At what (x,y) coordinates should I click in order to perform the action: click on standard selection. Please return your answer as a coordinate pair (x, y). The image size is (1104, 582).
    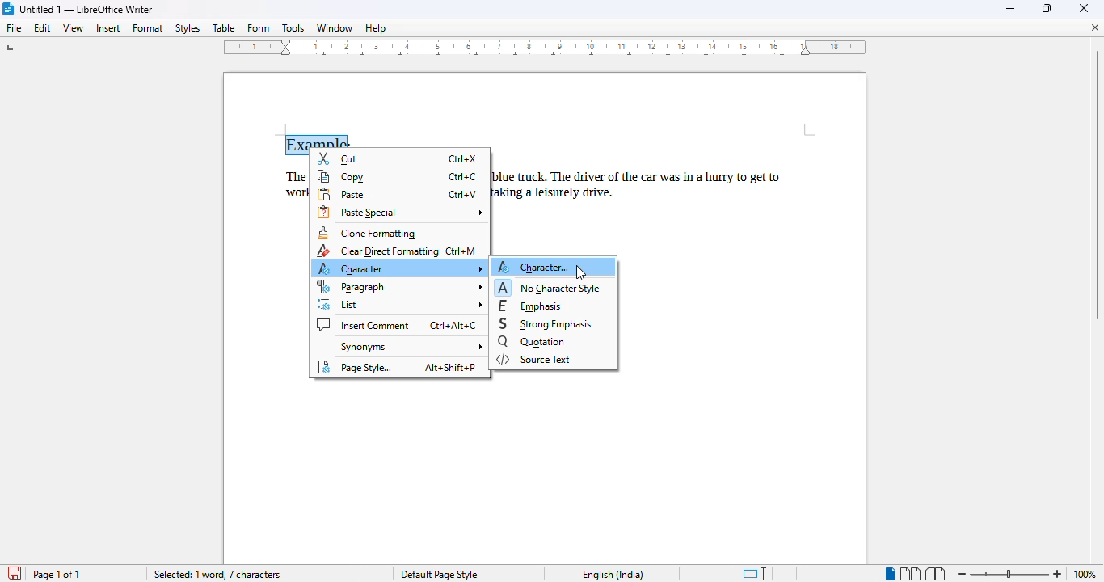
    Looking at the image, I should click on (754, 574).